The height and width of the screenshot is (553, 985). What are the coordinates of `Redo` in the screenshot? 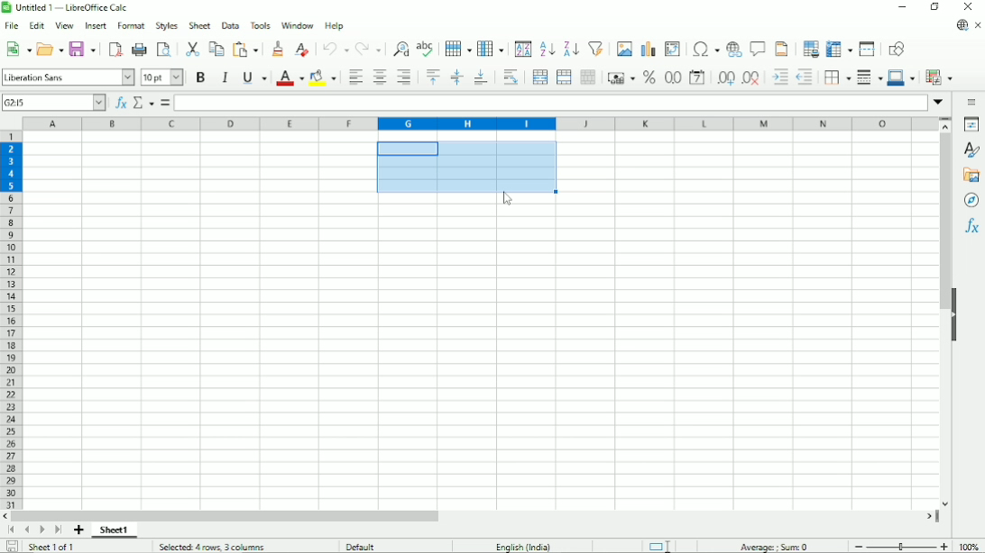 It's located at (367, 48).